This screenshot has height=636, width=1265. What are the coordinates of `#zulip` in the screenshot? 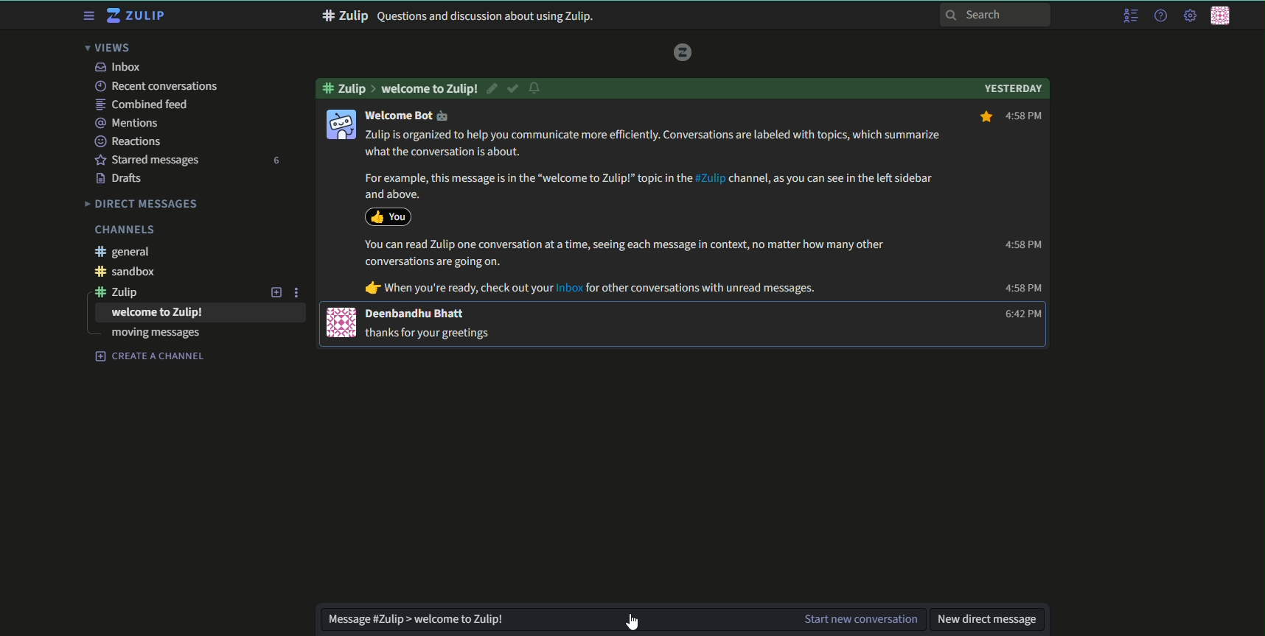 It's located at (347, 87).